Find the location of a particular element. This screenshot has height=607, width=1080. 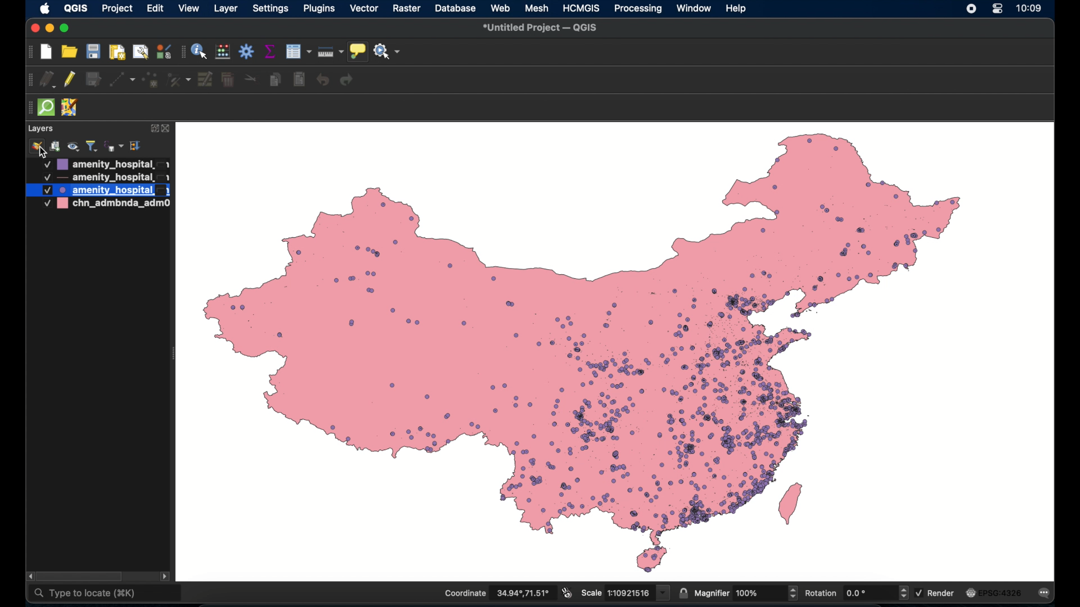

mesh is located at coordinates (537, 8).